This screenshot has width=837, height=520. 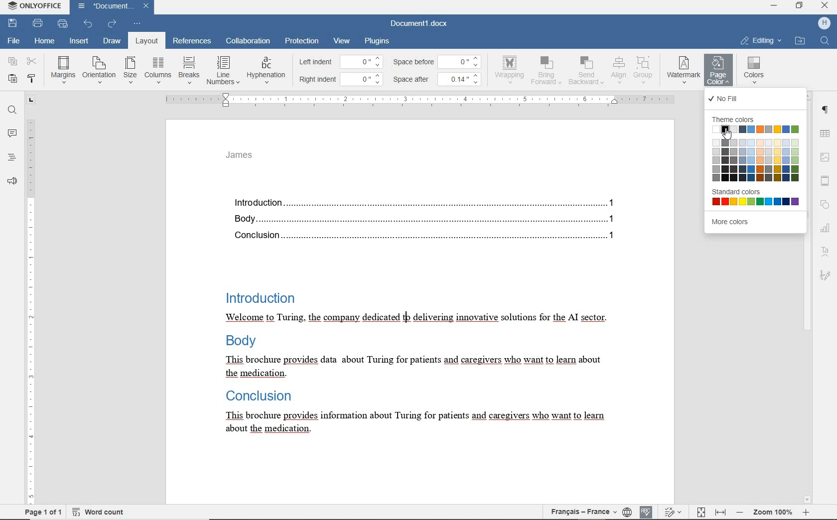 I want to click on page color, so click(x=719, y=71).